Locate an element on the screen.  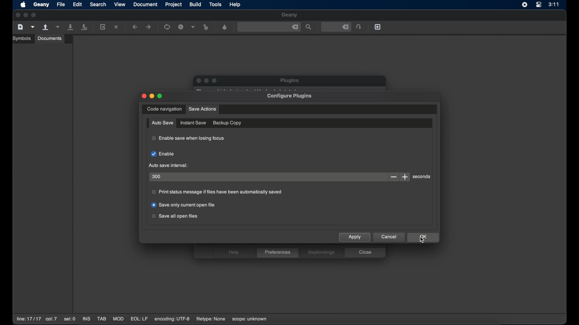
minimize is located at coordinates (26, 15).